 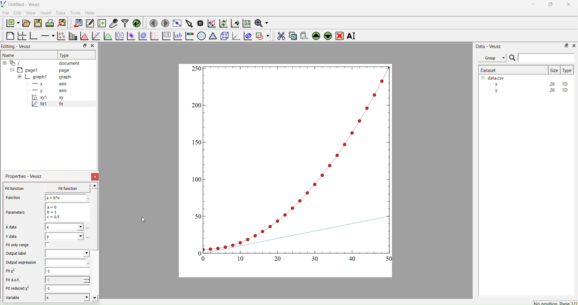 I want to click on Plot Vector Field, so click(x=154, y=36).